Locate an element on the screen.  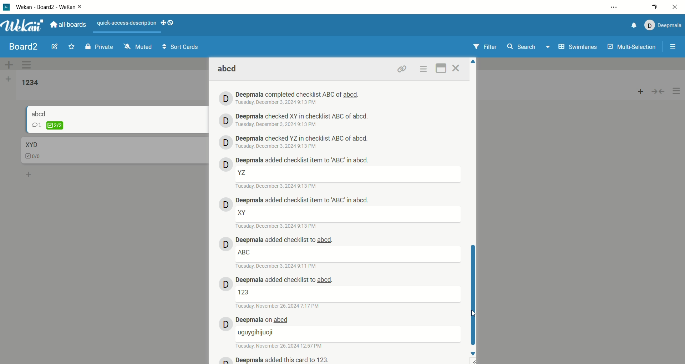
deepmala history is located at coordinates (283, 360).